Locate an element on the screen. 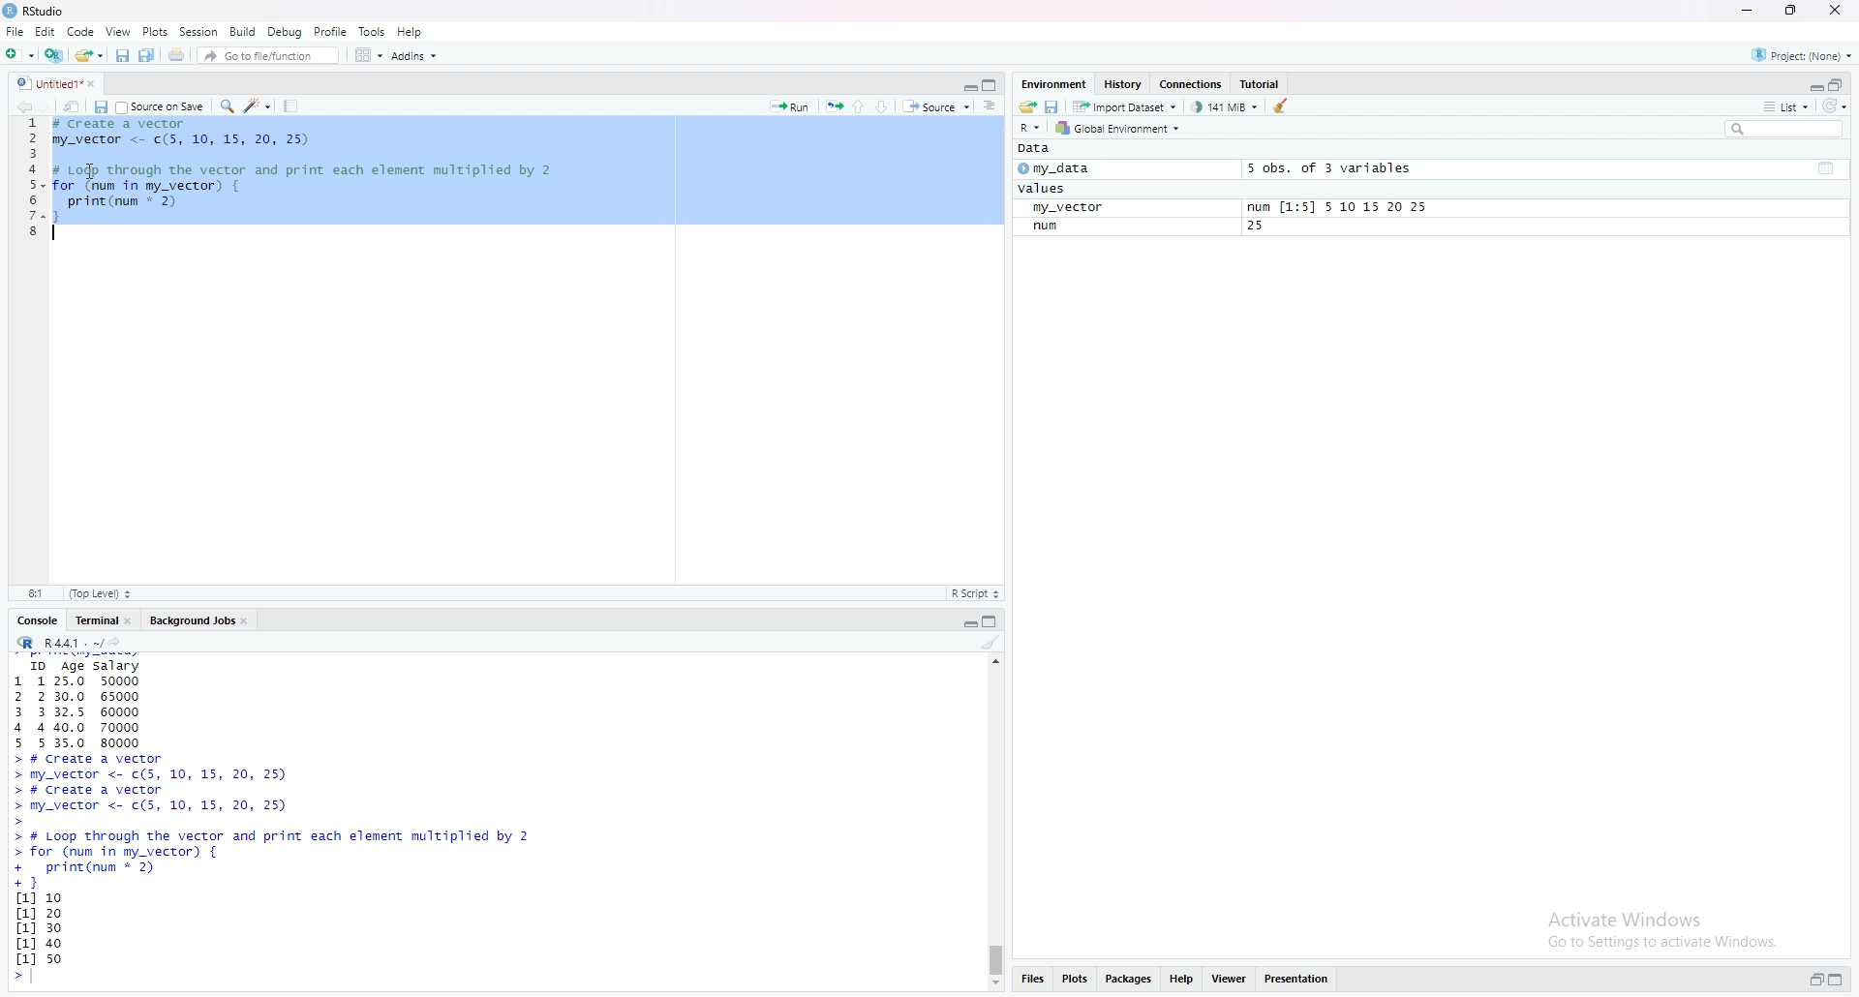 Image resolution: width=1859 pixels, height=997 pixels. clear objects from the workspace is located at coordinates (1283, 107).